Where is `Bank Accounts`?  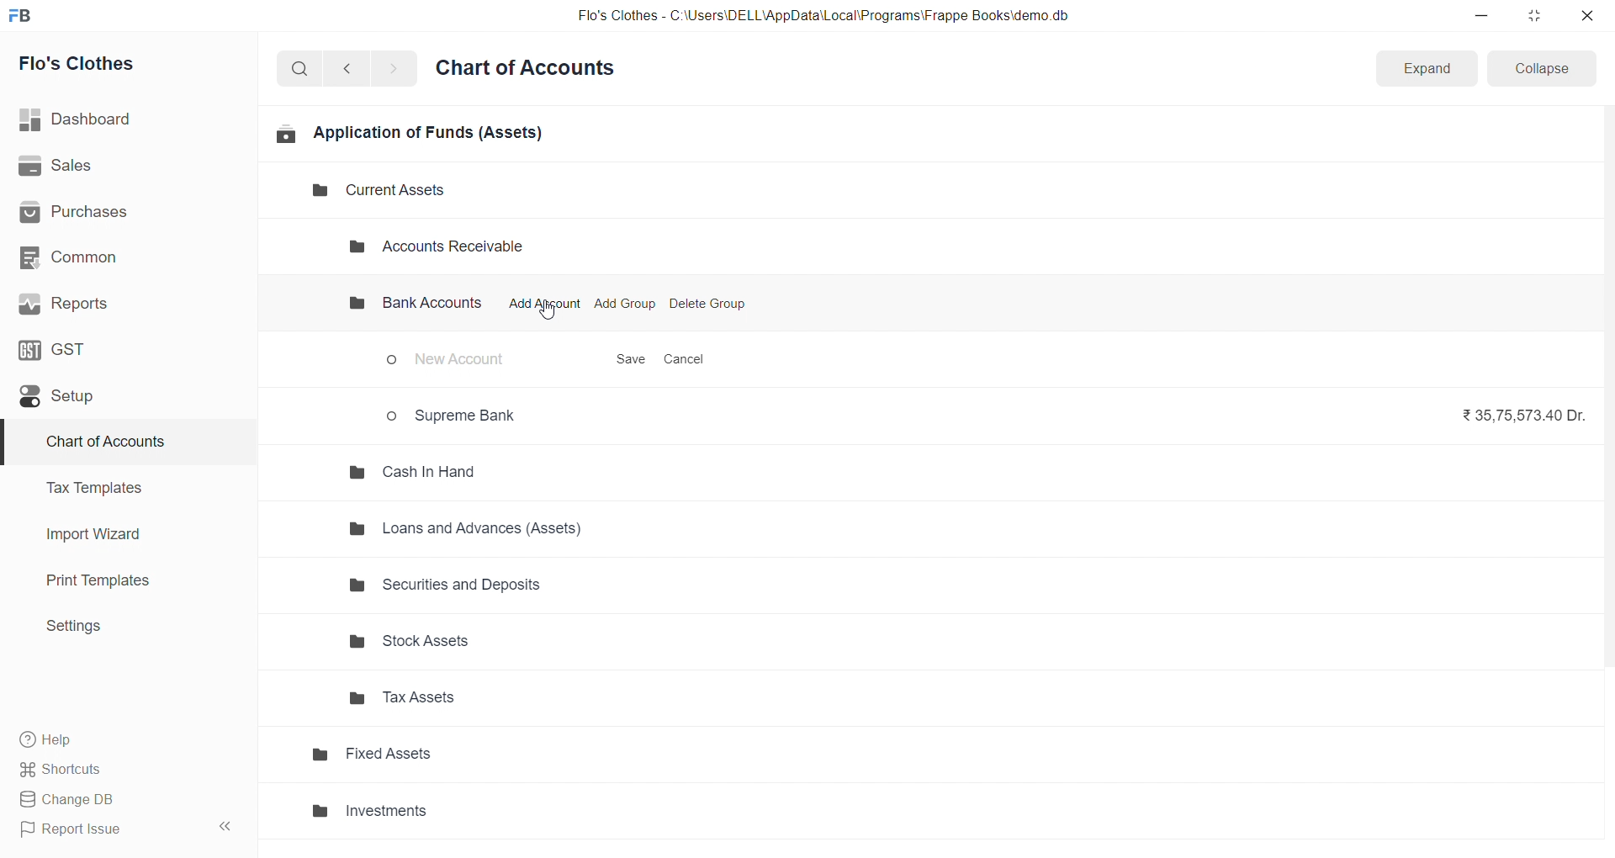
Bank Accounts is located at coordinates (412, 305).